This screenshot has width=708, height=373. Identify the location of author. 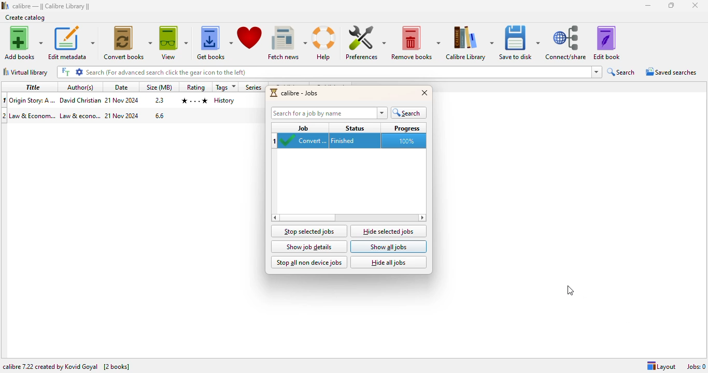
(80, 116).